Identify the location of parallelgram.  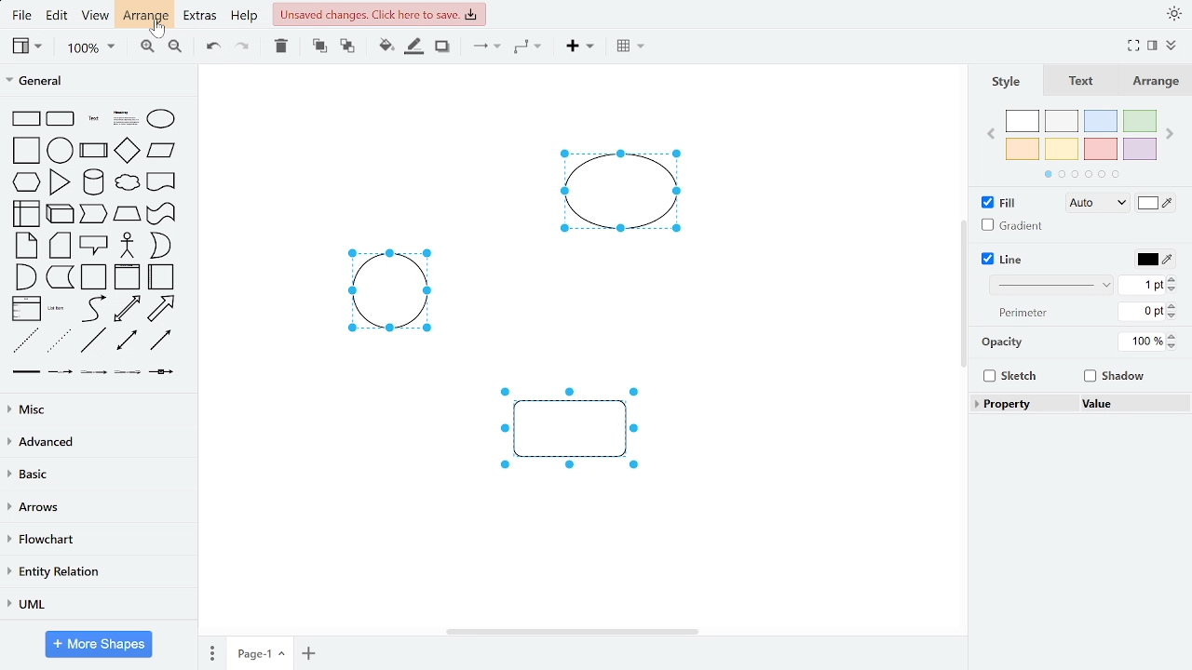
(162, 151).